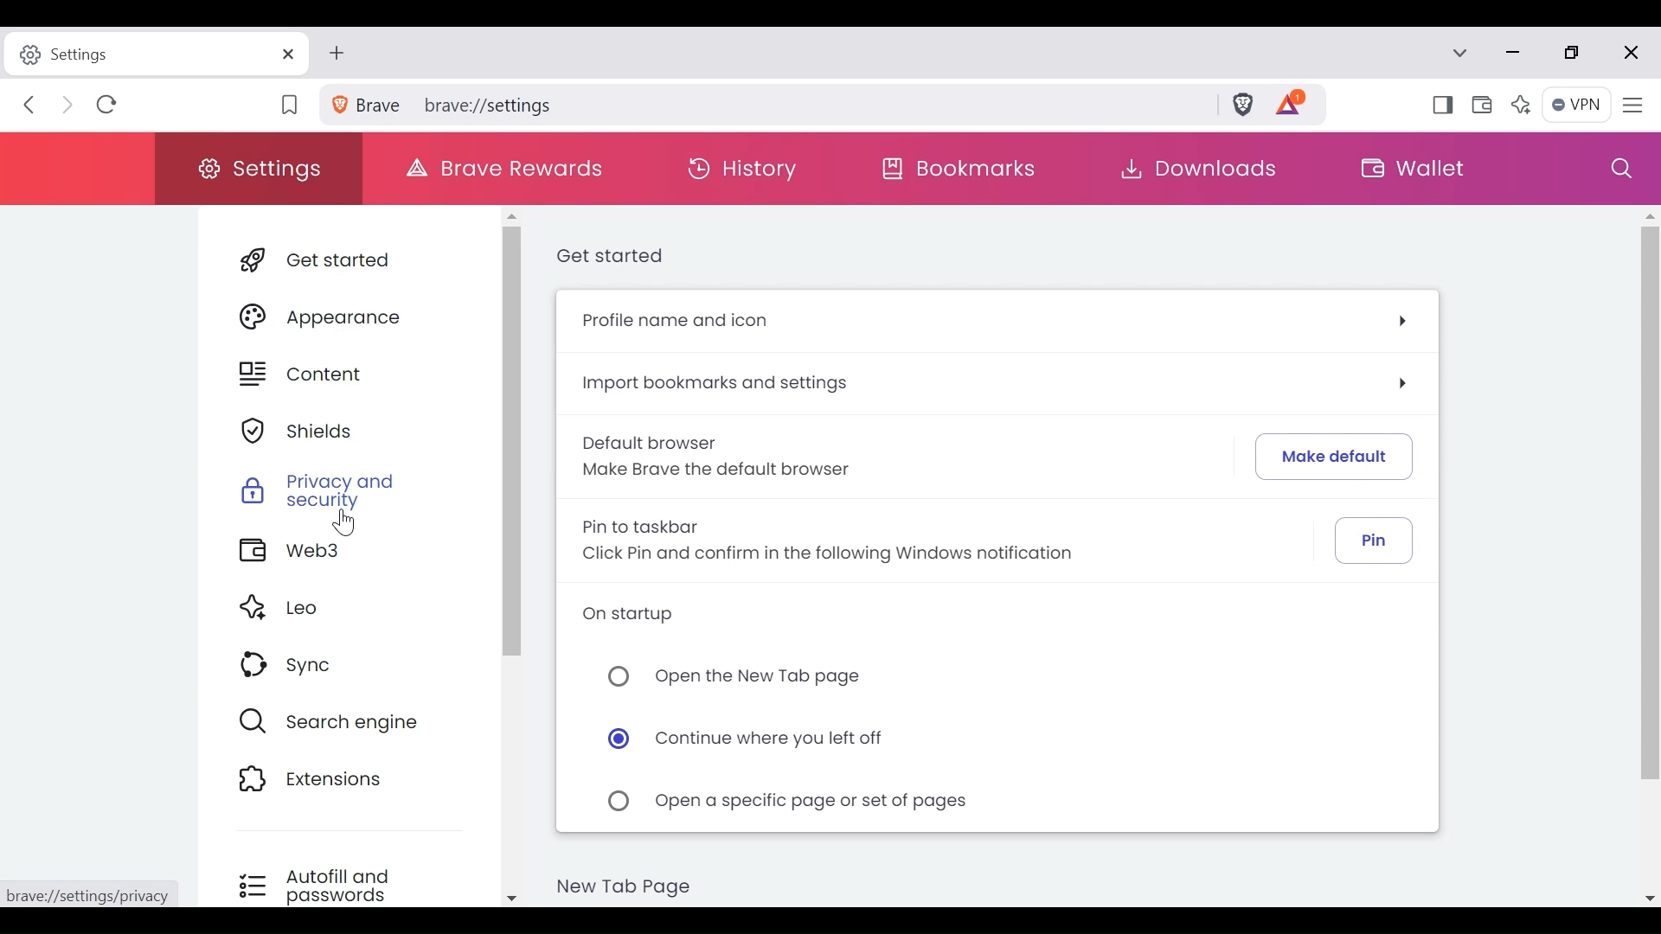  I want to click on close, so click(1631, 54).